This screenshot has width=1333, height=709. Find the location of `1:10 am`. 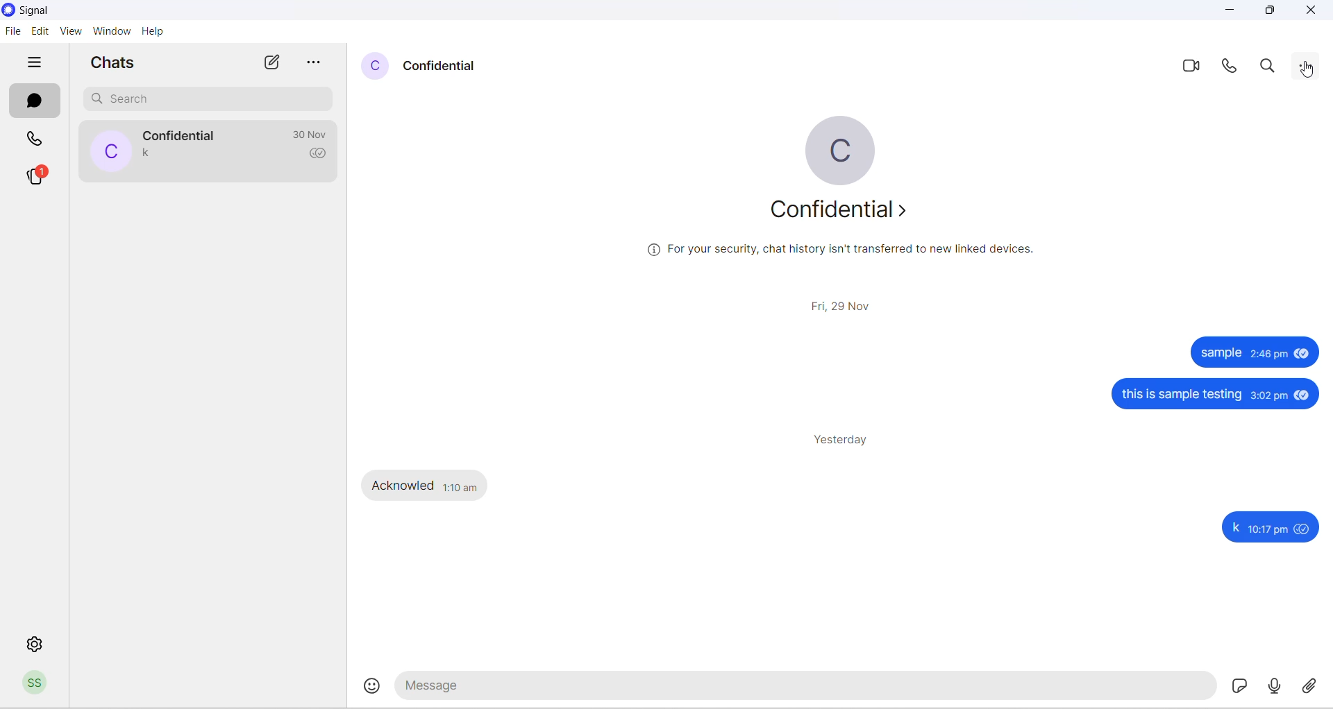

1:10 am is located at coordinates (461, 486).